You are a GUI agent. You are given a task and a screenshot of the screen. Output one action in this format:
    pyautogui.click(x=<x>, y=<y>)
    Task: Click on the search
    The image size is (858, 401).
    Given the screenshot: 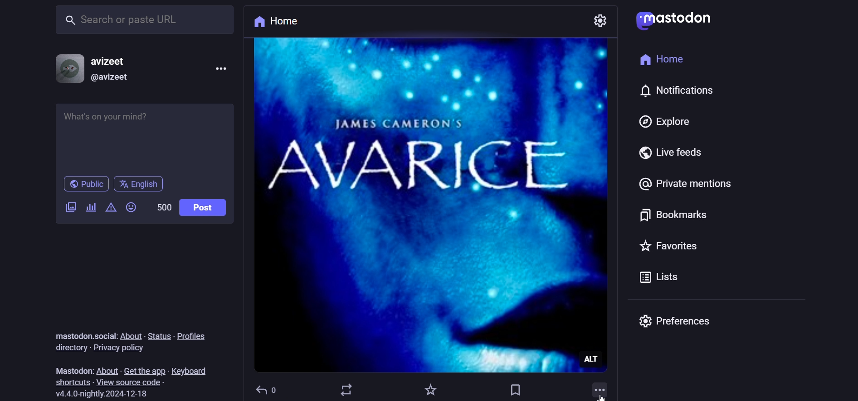 What is the action you would take?
    pyautogui.click(x=142, y=22)
    